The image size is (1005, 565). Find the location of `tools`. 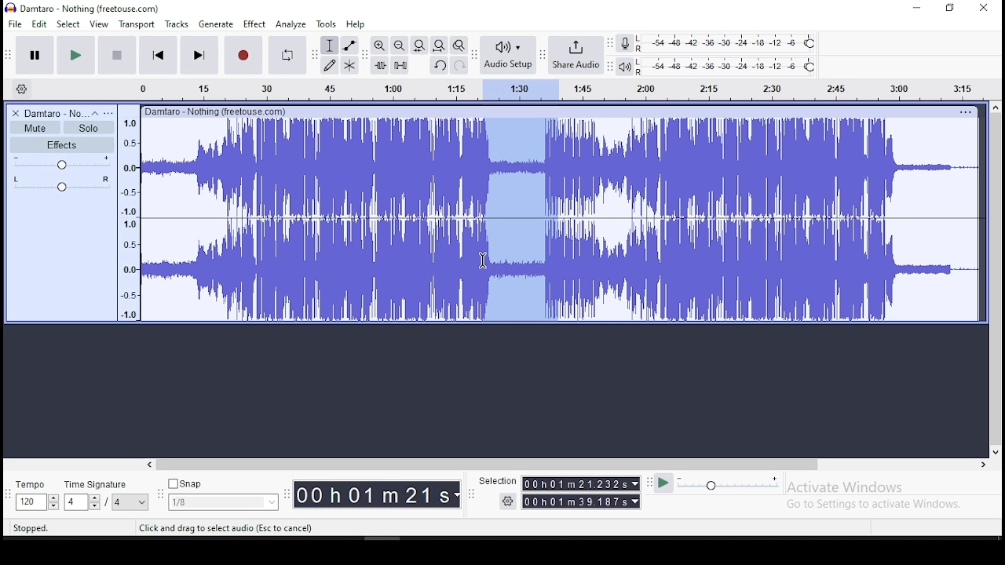

tools is located at coordinates (327, 24).